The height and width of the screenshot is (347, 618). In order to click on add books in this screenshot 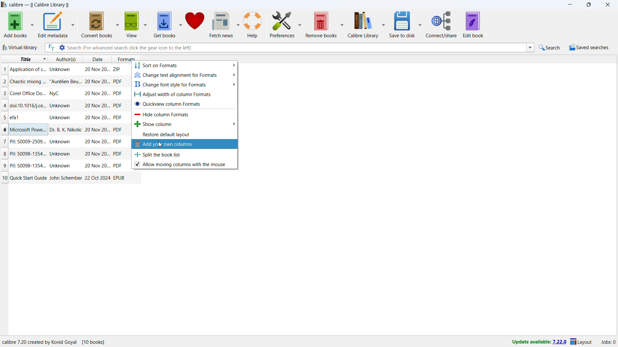, I will do `click(16, 24)`.